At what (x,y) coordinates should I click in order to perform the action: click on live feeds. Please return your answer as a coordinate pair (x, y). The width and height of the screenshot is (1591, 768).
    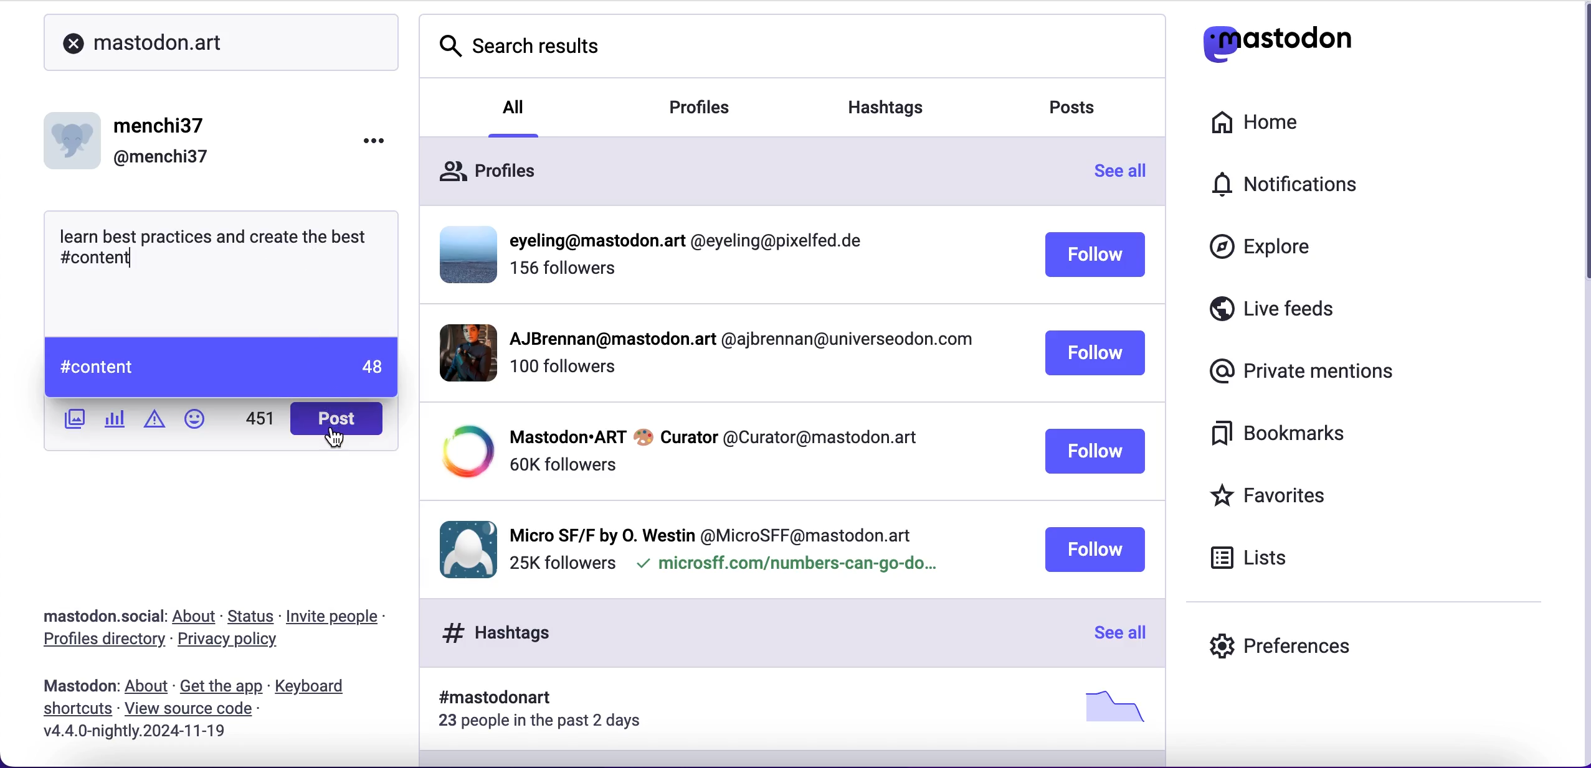
    Looking at the image, I should click on (1283, 307).